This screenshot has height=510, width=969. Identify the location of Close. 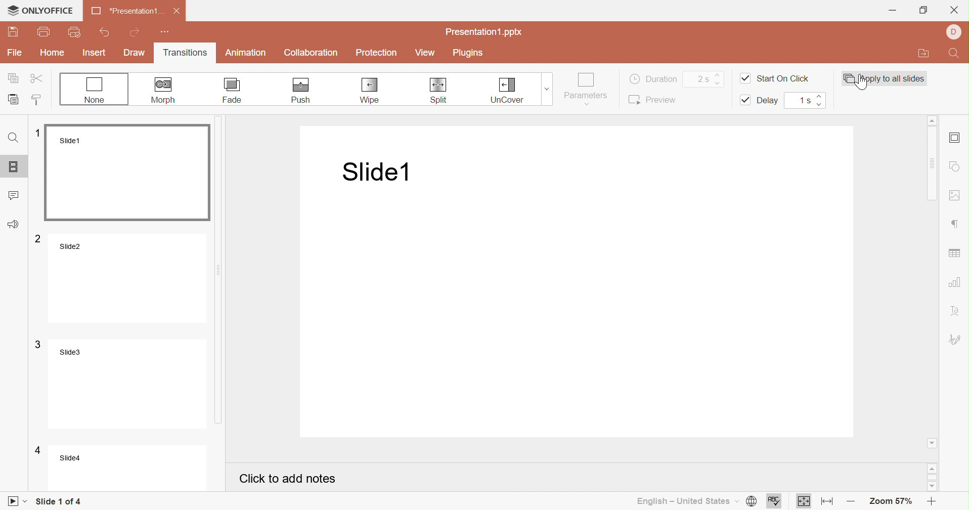
(955, 10).